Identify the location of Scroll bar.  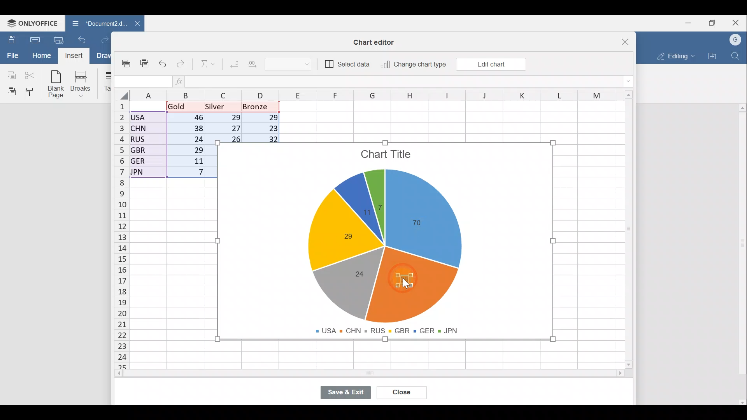
(381, 374).